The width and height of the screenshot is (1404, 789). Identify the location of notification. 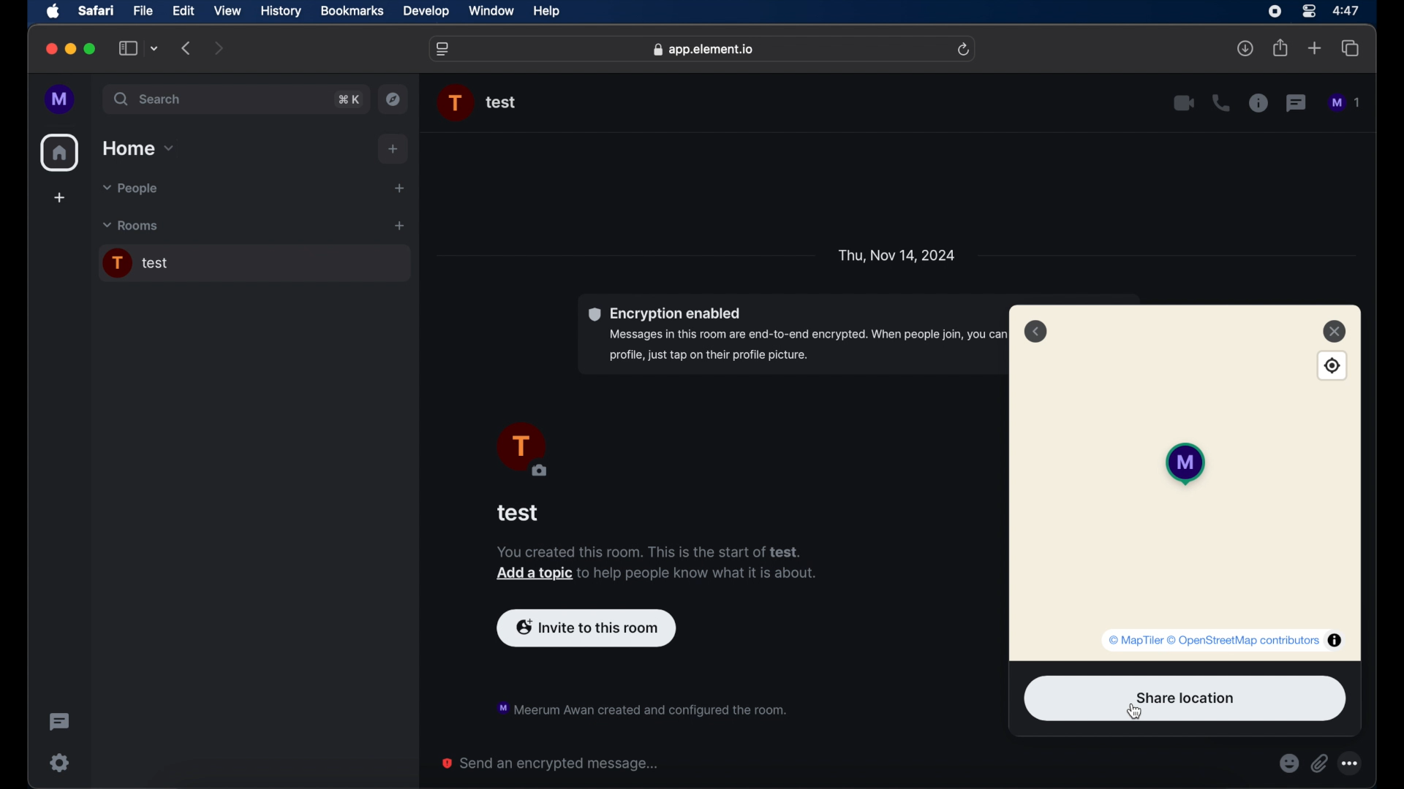
(657, 564).